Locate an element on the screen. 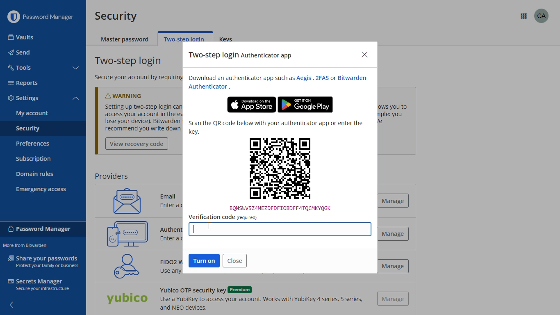  Yubico OTP security key (Premium) is located at coordinates (127, 299).